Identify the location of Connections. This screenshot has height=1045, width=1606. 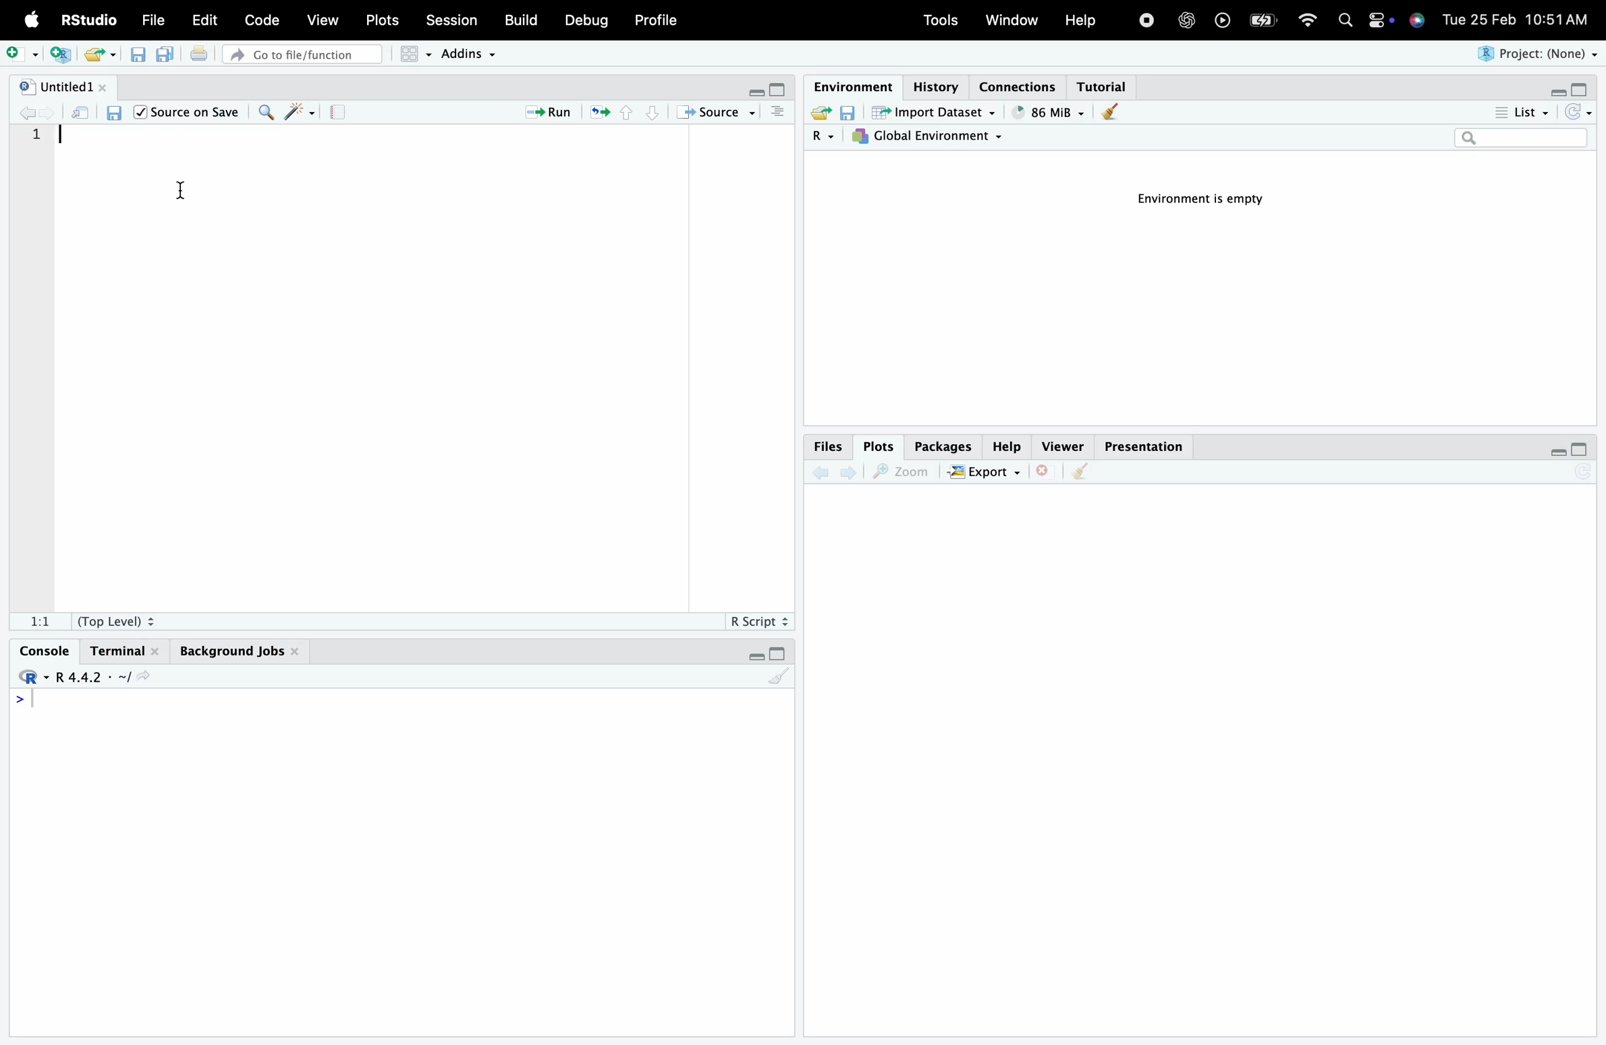
(1020, 85).